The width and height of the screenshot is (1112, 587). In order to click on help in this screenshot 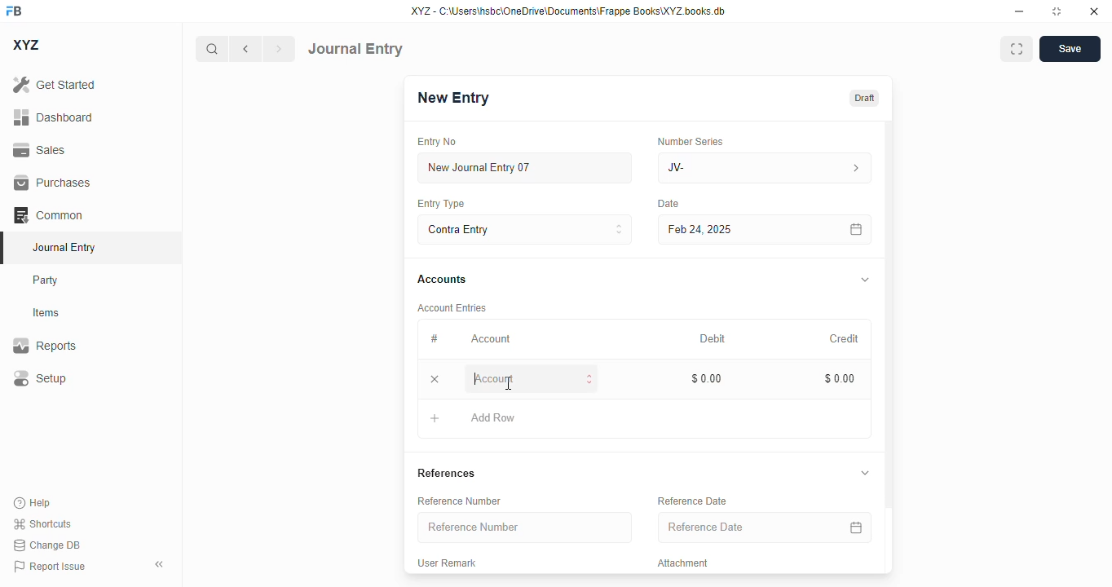, I will do `click(33, 503)`.